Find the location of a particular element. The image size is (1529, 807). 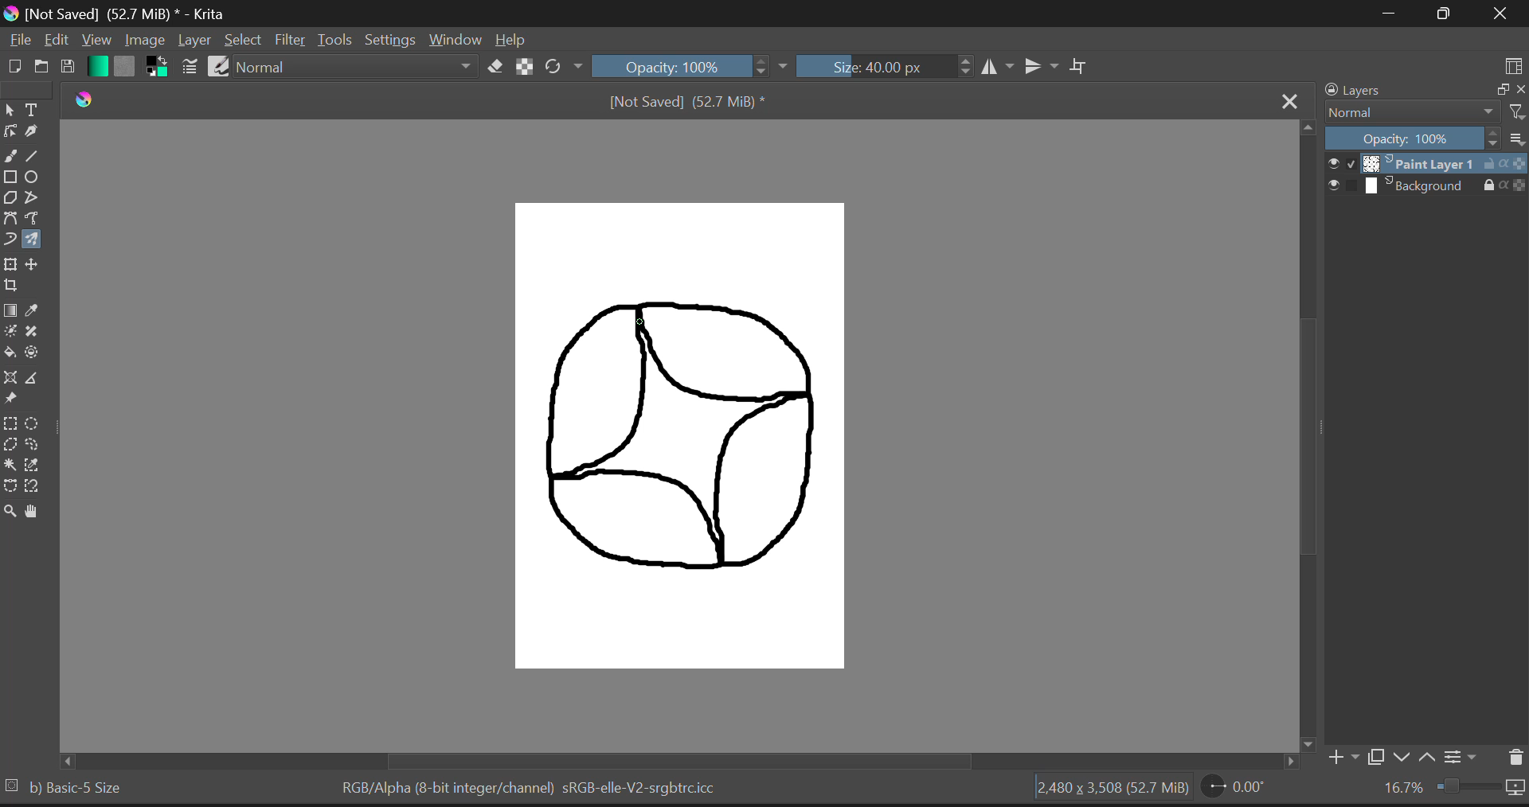

Move Layer is located at coordinates (35, 266).